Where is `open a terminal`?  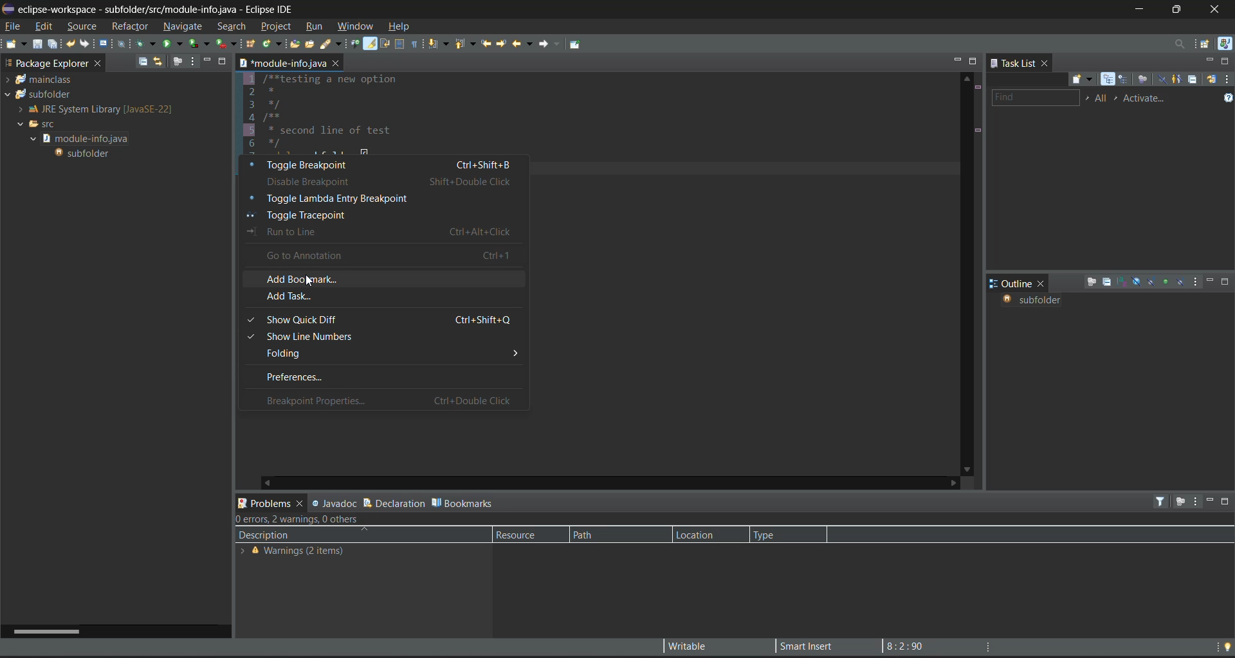
open a terminal is located at coordinates (104, 44).